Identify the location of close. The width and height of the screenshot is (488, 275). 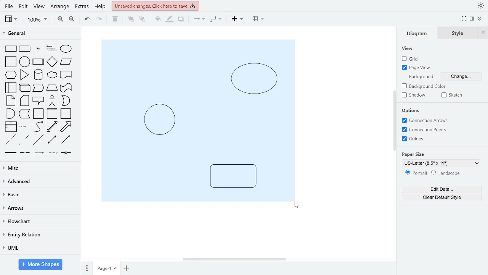
(484, 33).